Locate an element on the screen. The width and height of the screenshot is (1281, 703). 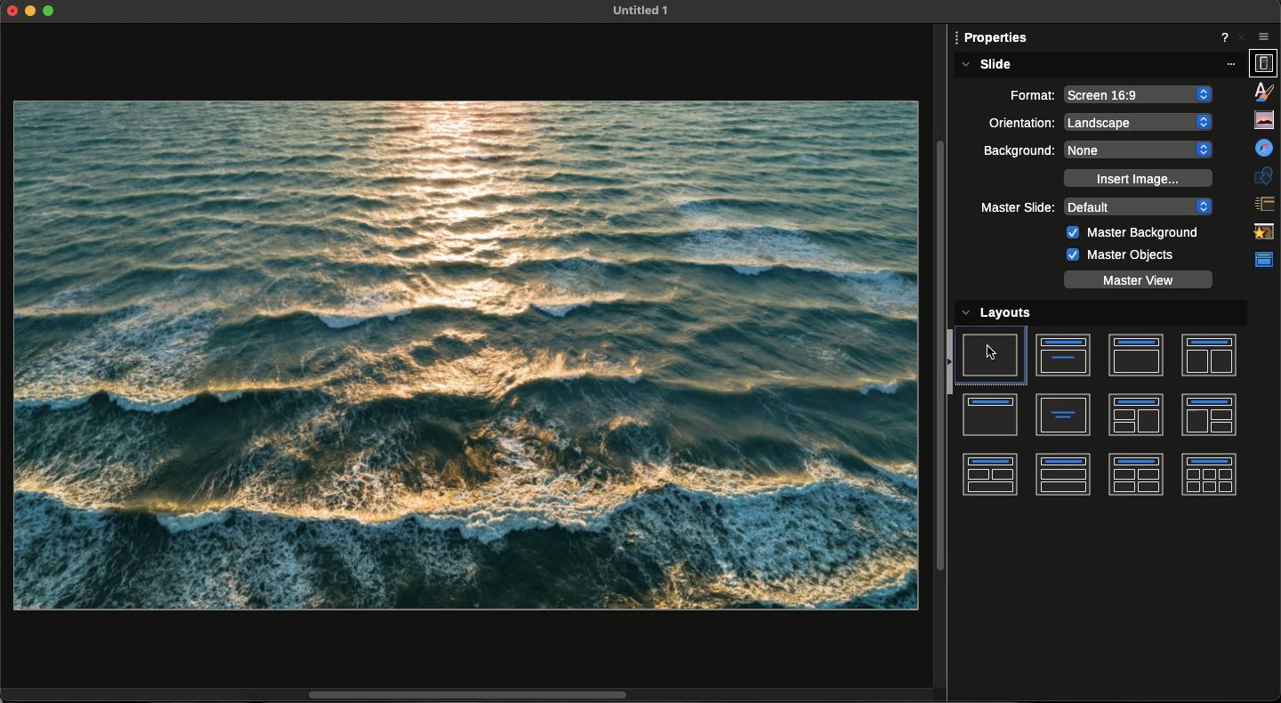
Title and three boxes is located at coordinates (1209, 415).